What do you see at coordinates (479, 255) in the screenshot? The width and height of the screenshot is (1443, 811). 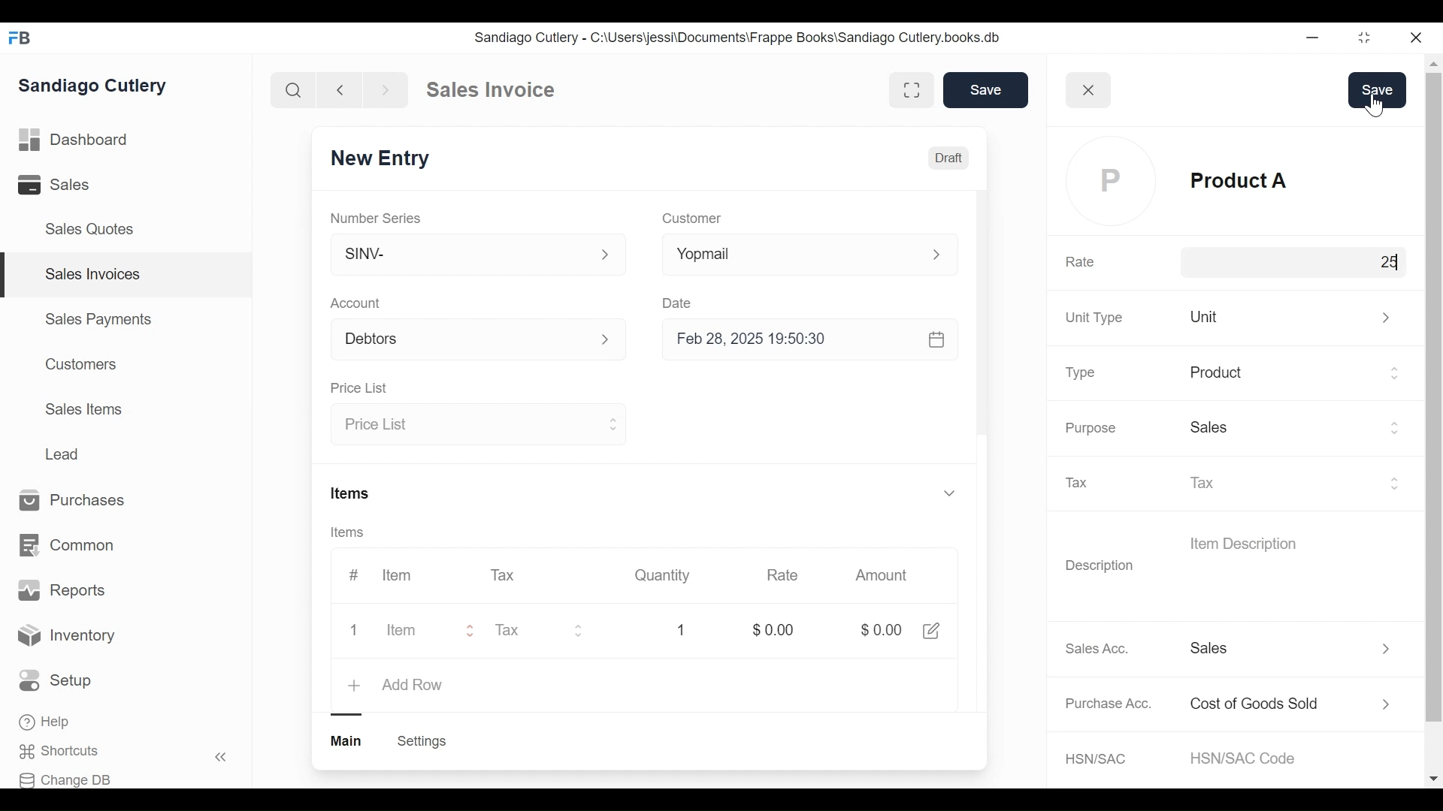 I see `SINV-` at bounding box center [479, 255].